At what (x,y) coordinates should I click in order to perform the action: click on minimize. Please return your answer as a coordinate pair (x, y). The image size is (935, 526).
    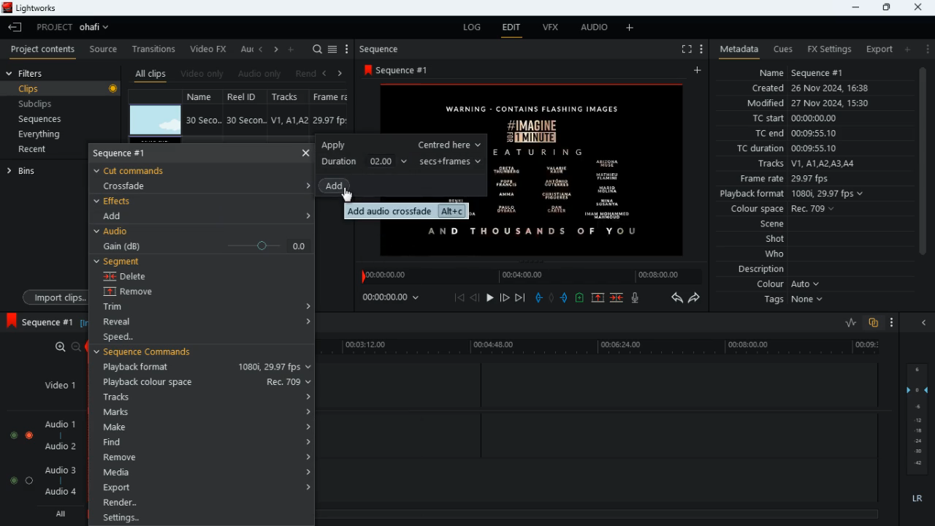
    Looking at the image, I should click on (853, 7).